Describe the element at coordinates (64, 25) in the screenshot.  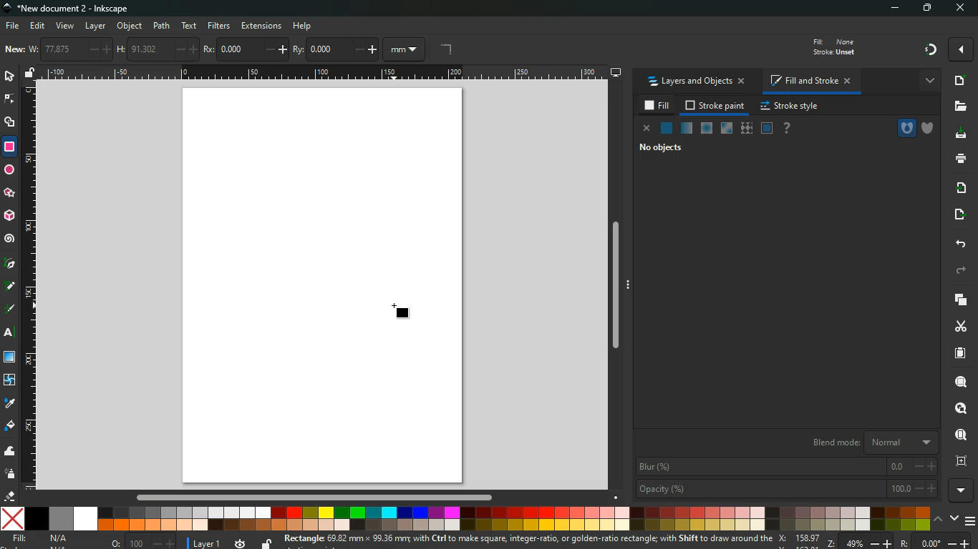
I see `view` at that location.